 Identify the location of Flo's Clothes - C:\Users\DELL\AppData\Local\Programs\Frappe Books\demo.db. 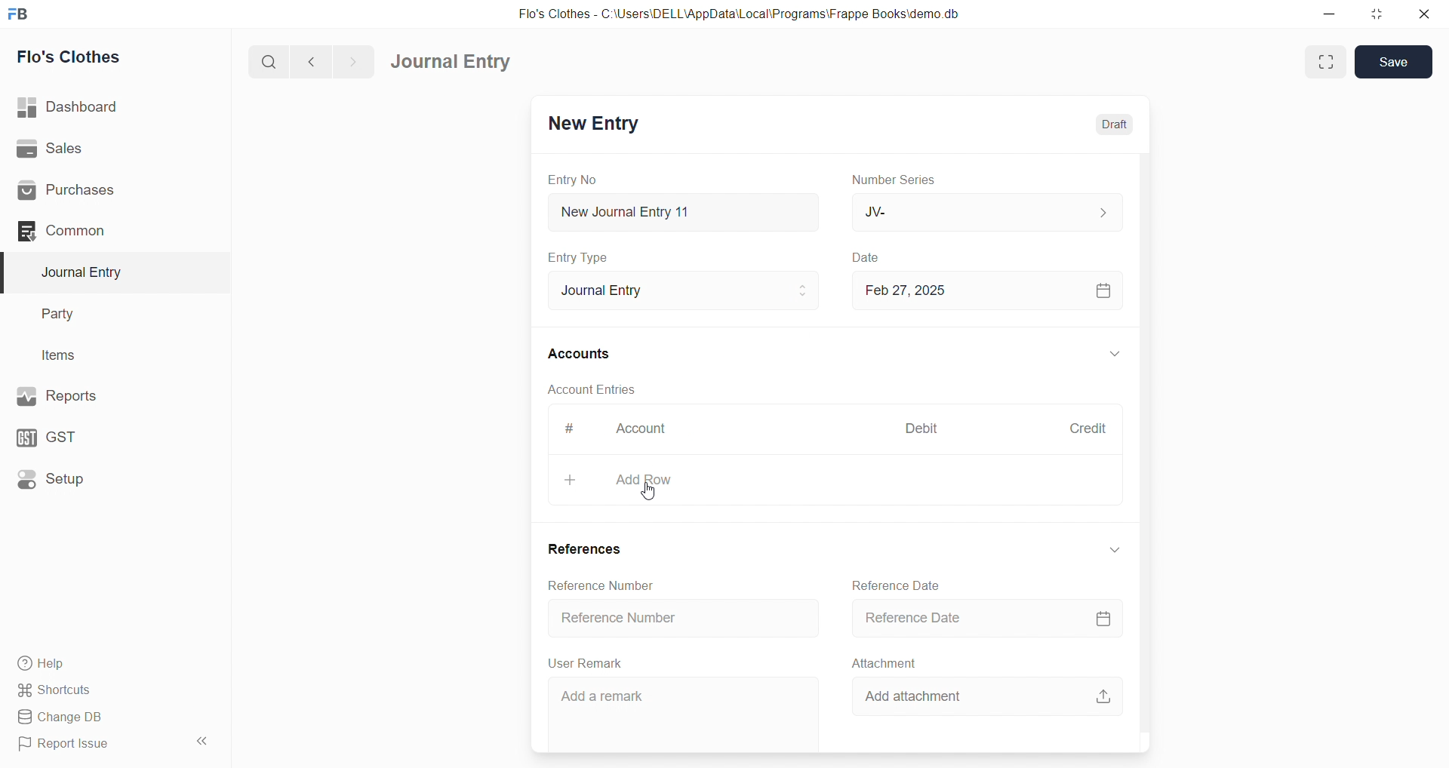
(739, 13).